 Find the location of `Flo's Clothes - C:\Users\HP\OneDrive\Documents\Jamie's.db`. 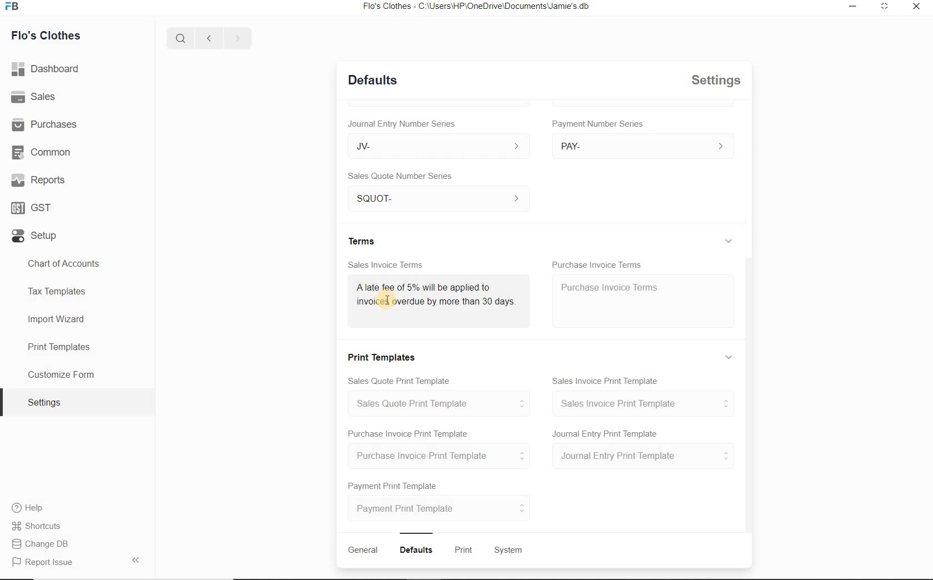

Flo's Clothes - C:\Users\HP\OneDrive\Documents\Jamie's.db is located at coordinates (480, 7).